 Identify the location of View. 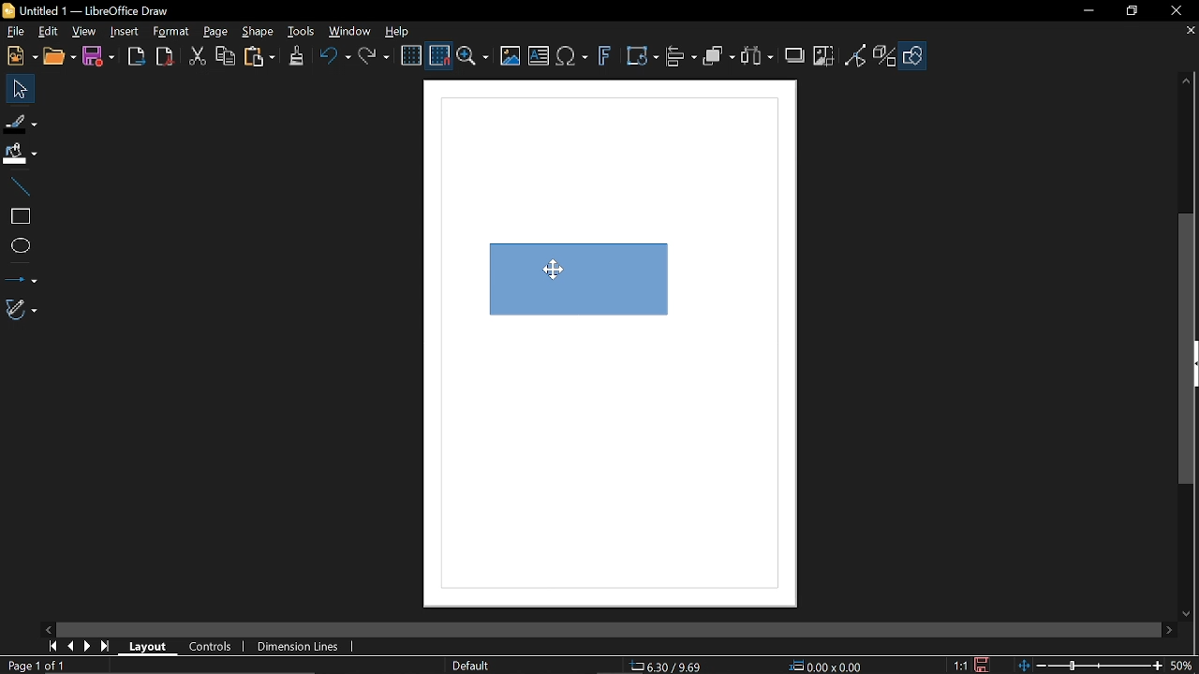
(81, 31).